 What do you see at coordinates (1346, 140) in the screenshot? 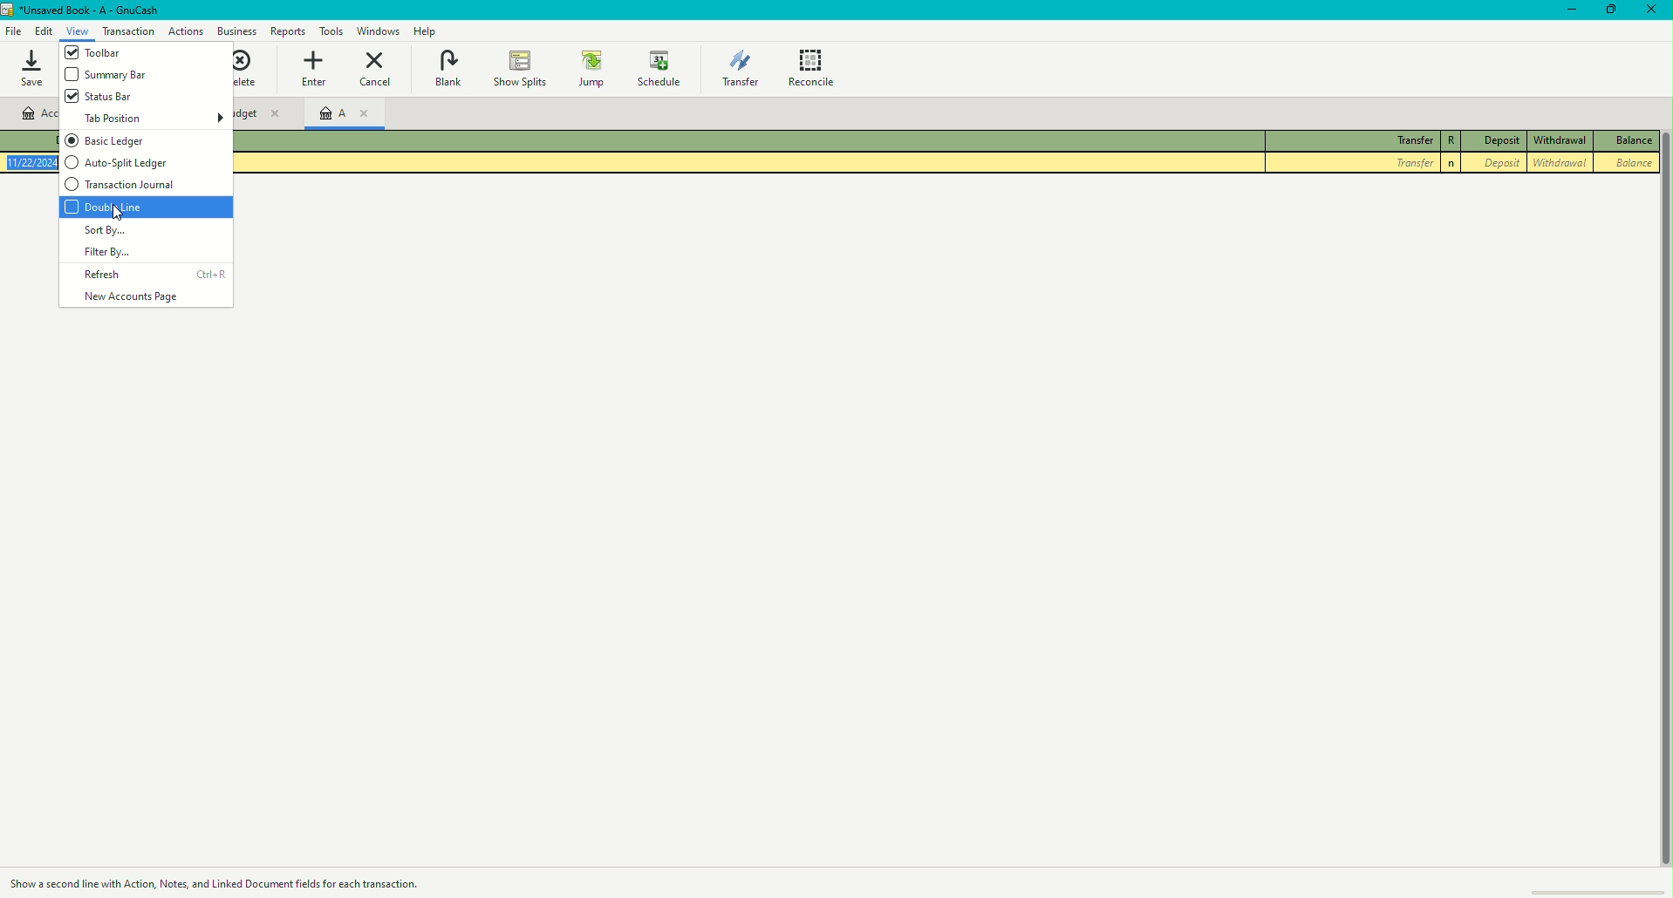
I see `Transfer` at bounding box center [1346, 140].